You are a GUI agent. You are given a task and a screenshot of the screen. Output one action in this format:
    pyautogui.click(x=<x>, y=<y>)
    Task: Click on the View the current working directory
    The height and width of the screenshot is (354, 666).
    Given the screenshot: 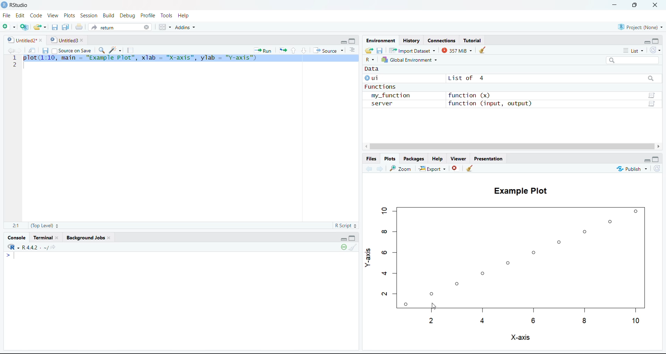 What is the action you would take?
    pyautogui.click(x=54, y=247)
    